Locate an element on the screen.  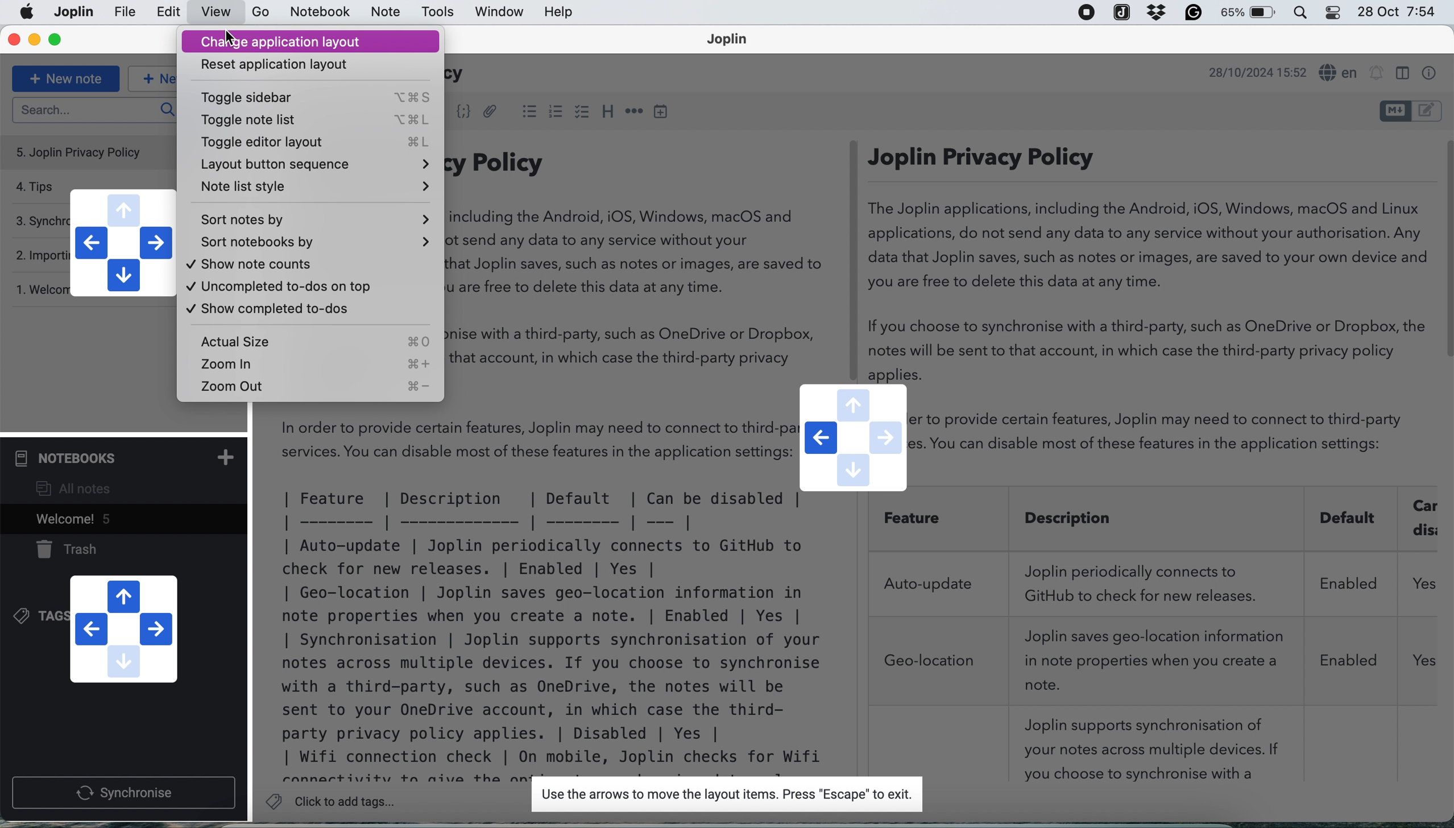
Joplin is located at coordinates (734, 41).